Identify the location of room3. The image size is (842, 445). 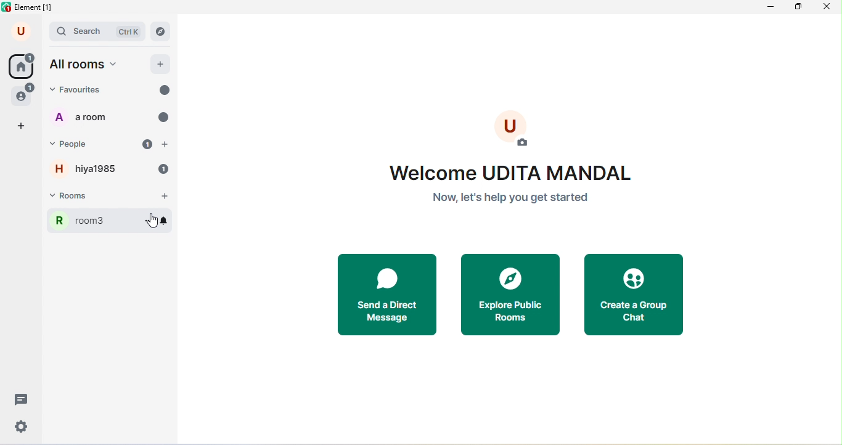
(92, 221).